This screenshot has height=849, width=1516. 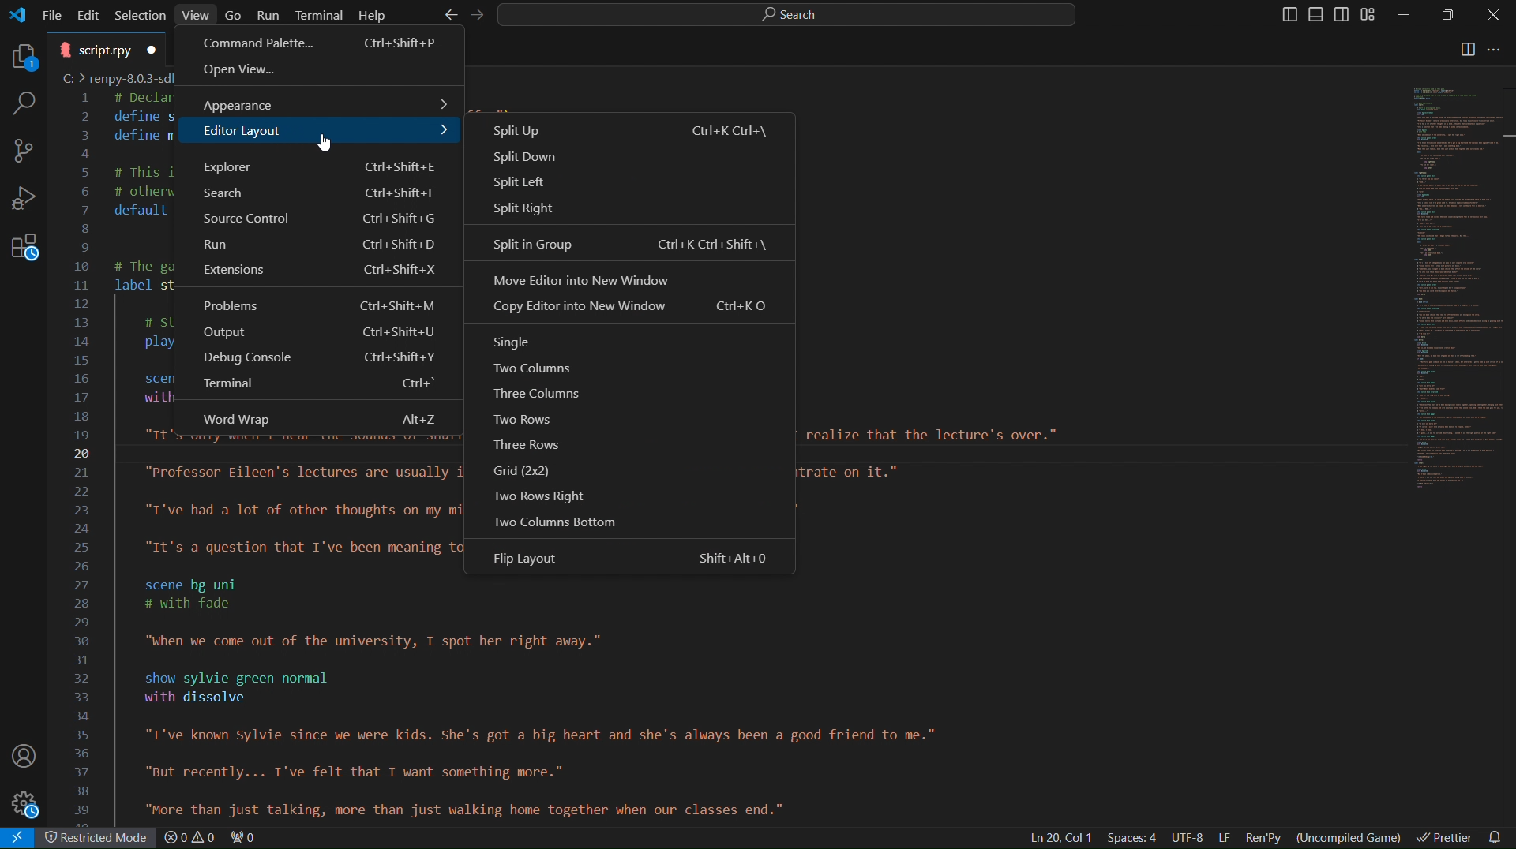 I want to click on Full File view, so click(x=1446, y=287).